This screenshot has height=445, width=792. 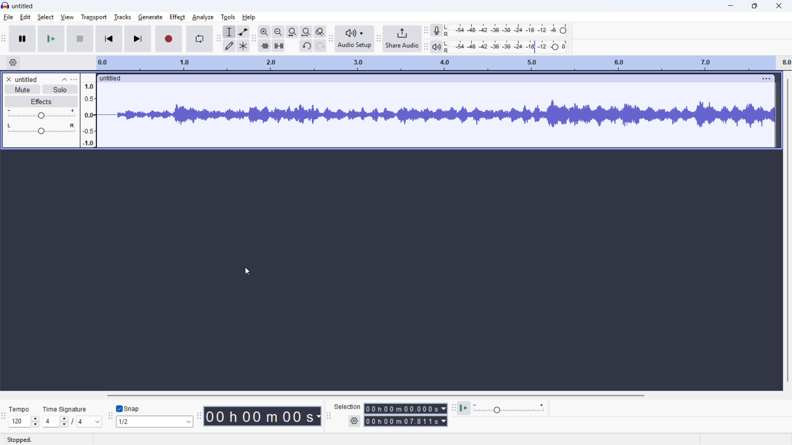 I want to click on minimise , so click(x=730, y=7).